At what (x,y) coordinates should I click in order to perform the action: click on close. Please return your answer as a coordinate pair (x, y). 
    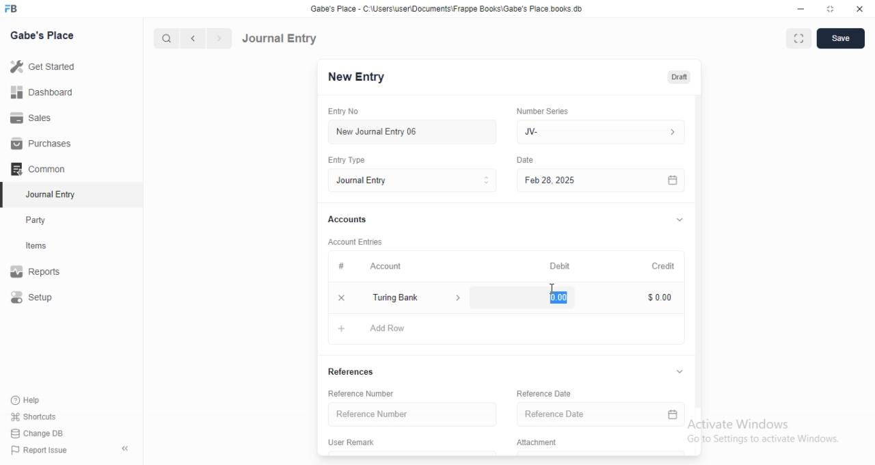
    Looking at the image, I should click on (340, 298).